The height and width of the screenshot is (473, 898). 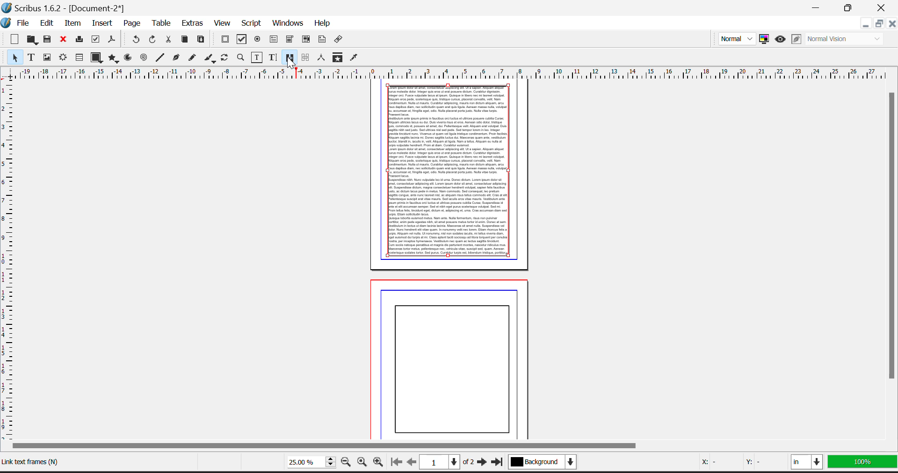 What do you see at coordinates (112, 42) in the screenshot?
I see `Export as PDF` at bounding box center [112, 42].